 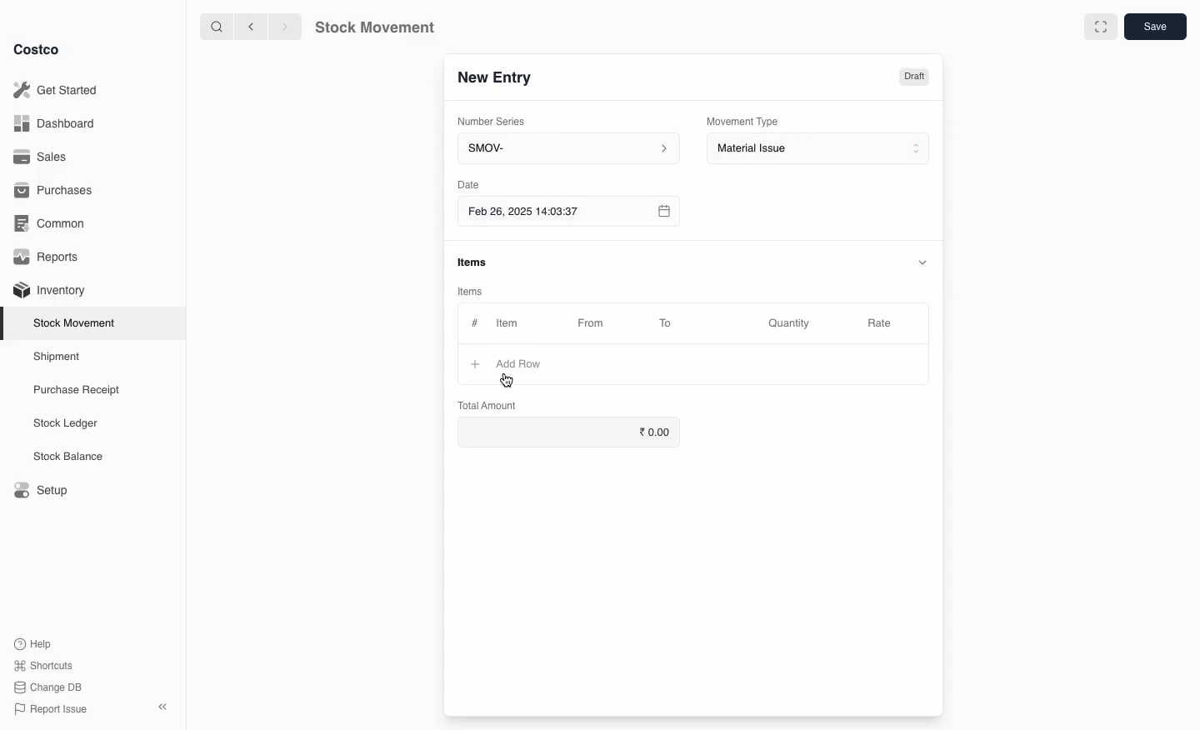 What do you see at coordinates (77, 322) in the screenshot?
I see `Stock Movement` at bounding box center [77, 322].